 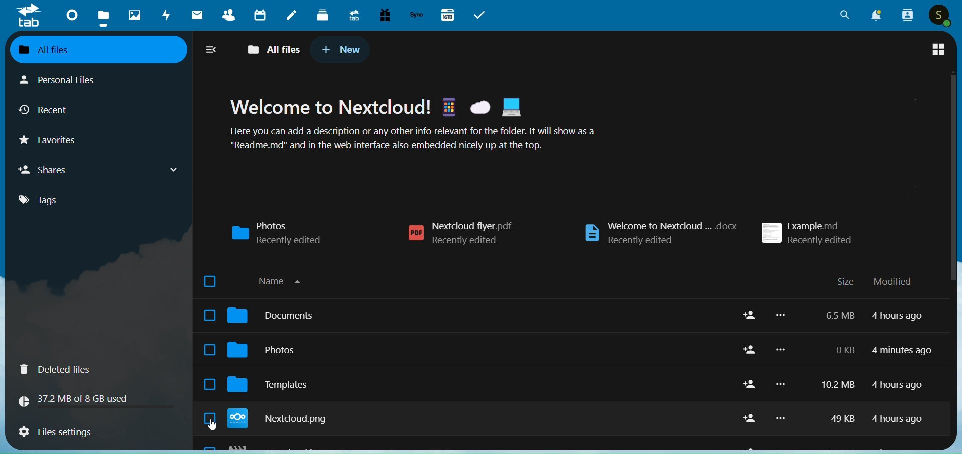 I want to click on shares, so click(x=101, y=170).